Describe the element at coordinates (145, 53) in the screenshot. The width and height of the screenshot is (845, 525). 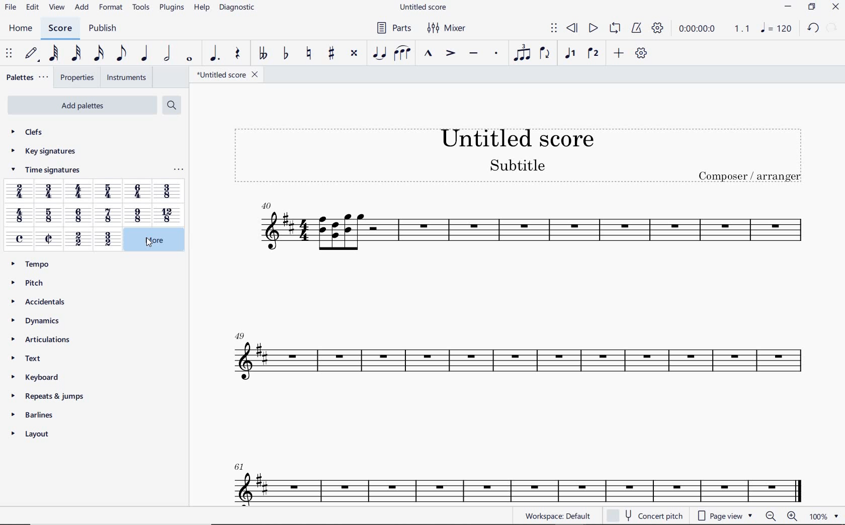
I see `QUARTER NOTE` at that location.